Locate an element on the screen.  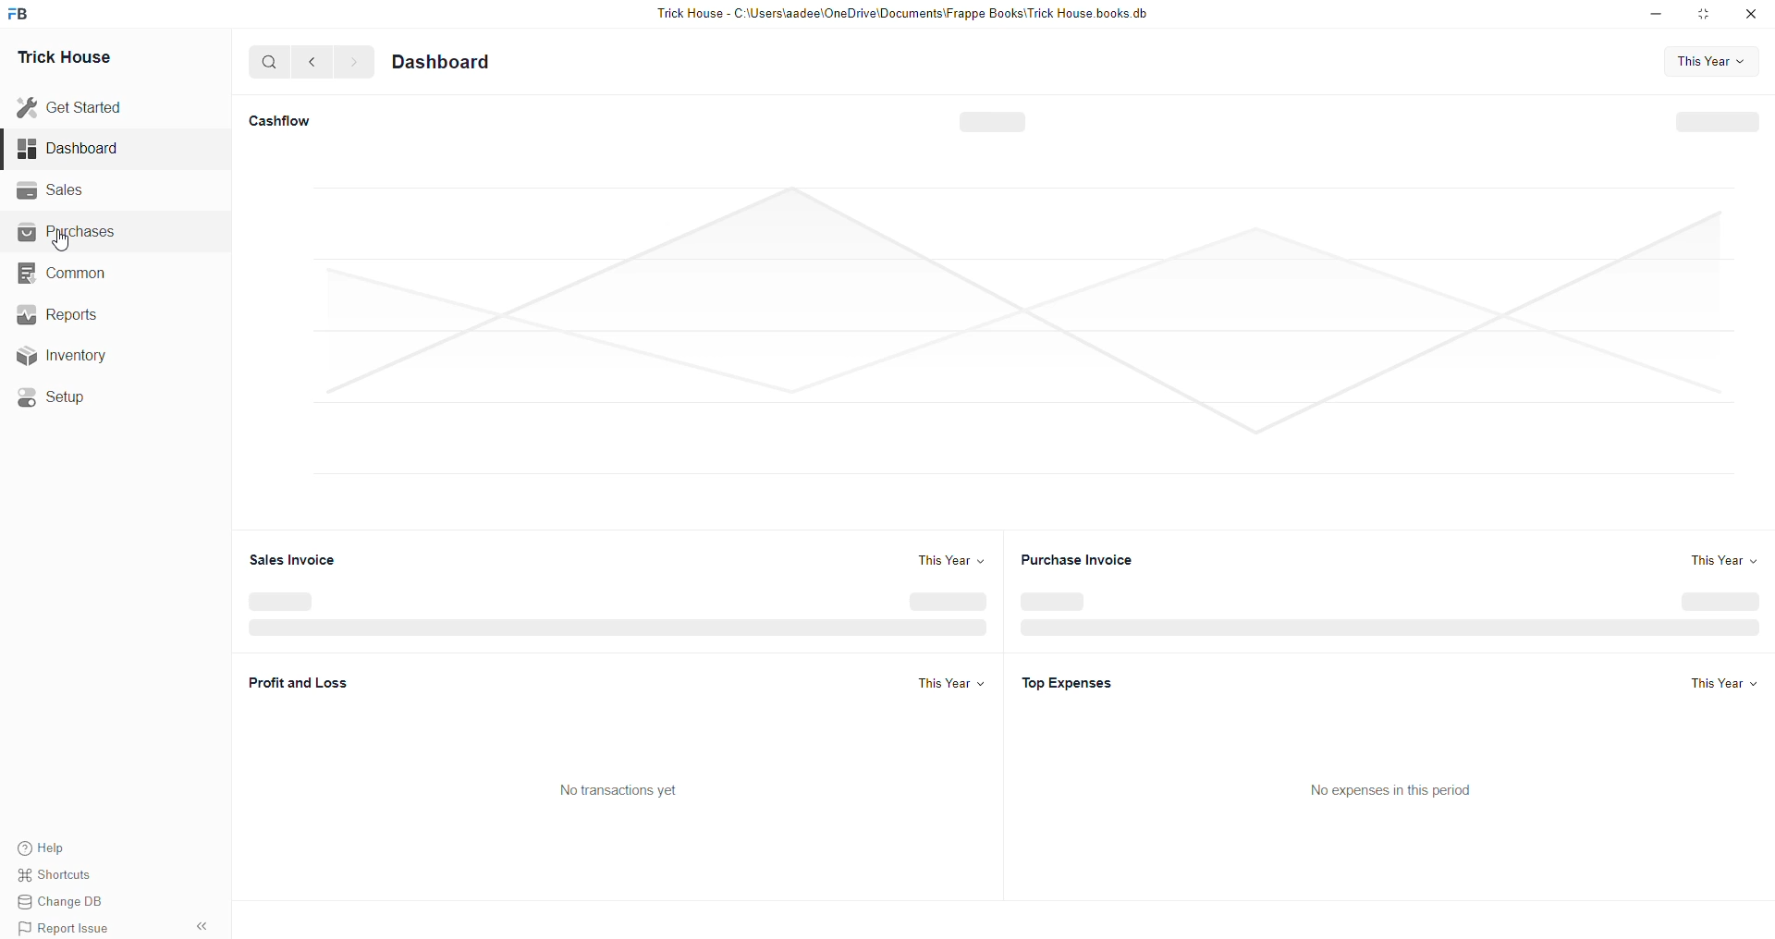
Shortcuts is located at coordinates (66, 877).